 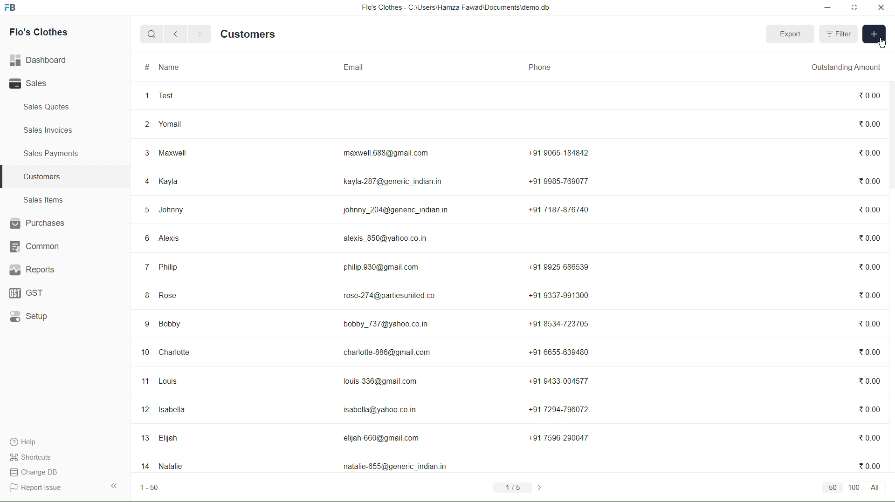 I want to click on 0.00, so click(x=867, y=322).